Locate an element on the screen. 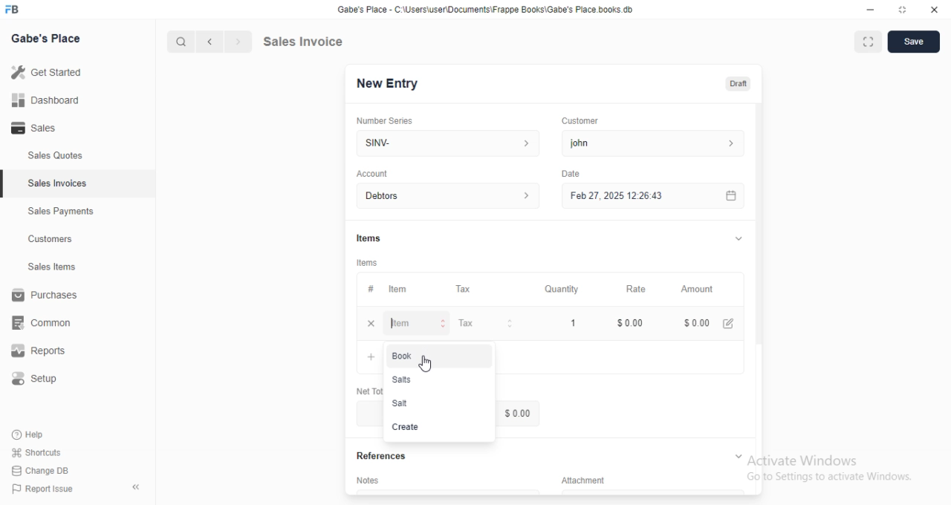  References is located at coordinates (379, 457).